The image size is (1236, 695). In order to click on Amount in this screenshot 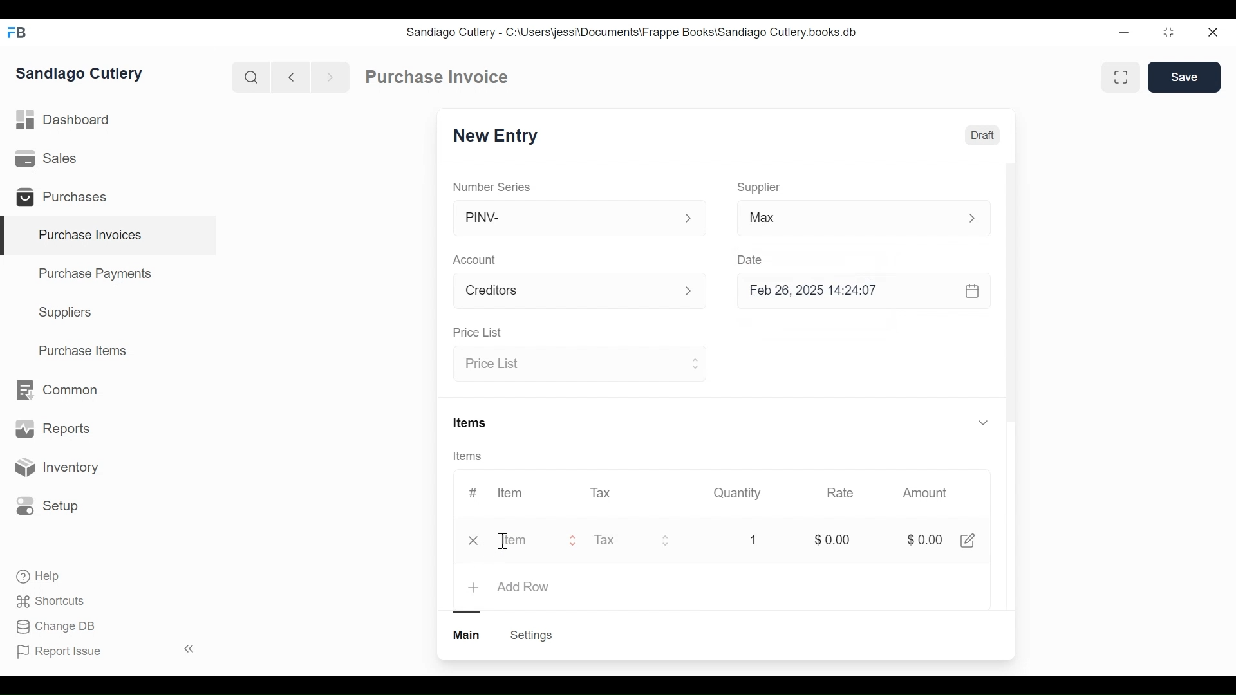, I will do `click(928, 494)`.